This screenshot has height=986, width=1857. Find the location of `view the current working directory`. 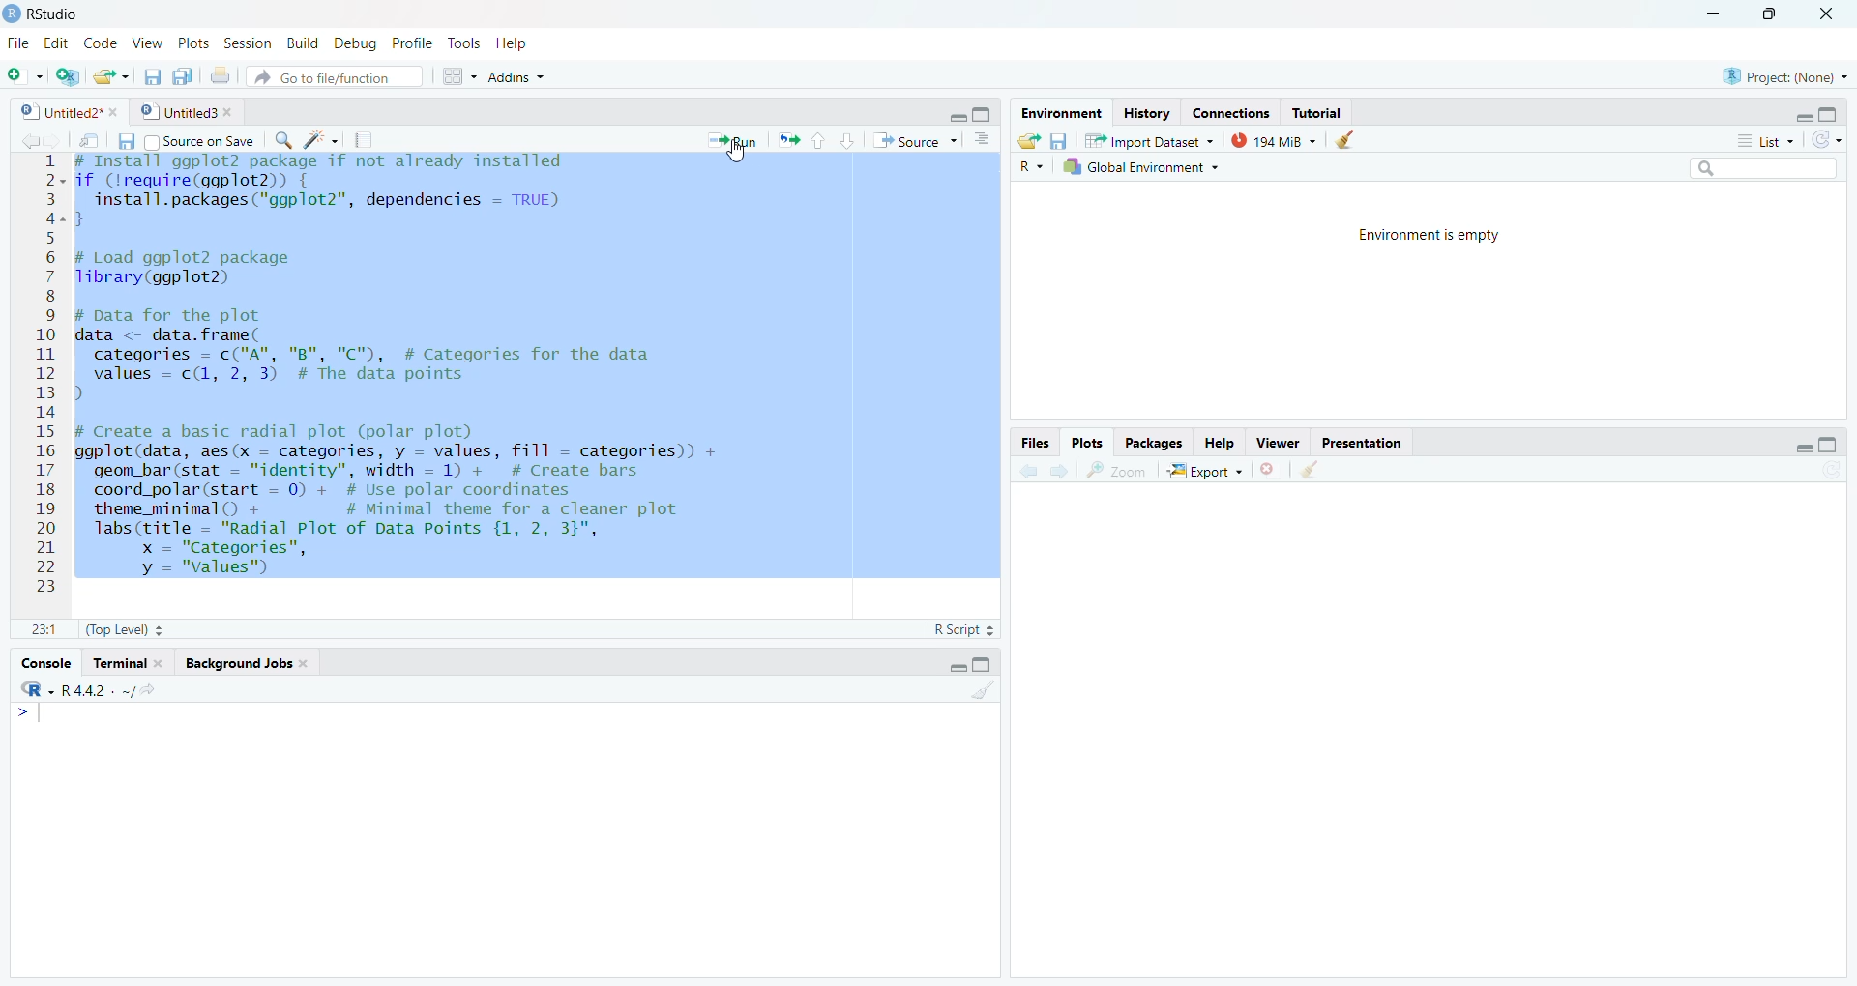

view the current working directory is located at coordinates (147, 691).